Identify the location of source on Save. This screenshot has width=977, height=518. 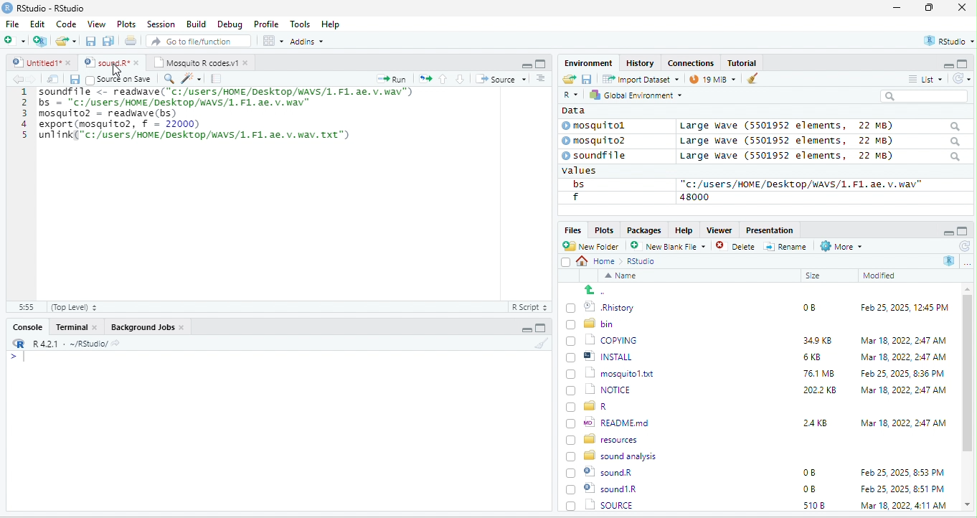
(120, 80).